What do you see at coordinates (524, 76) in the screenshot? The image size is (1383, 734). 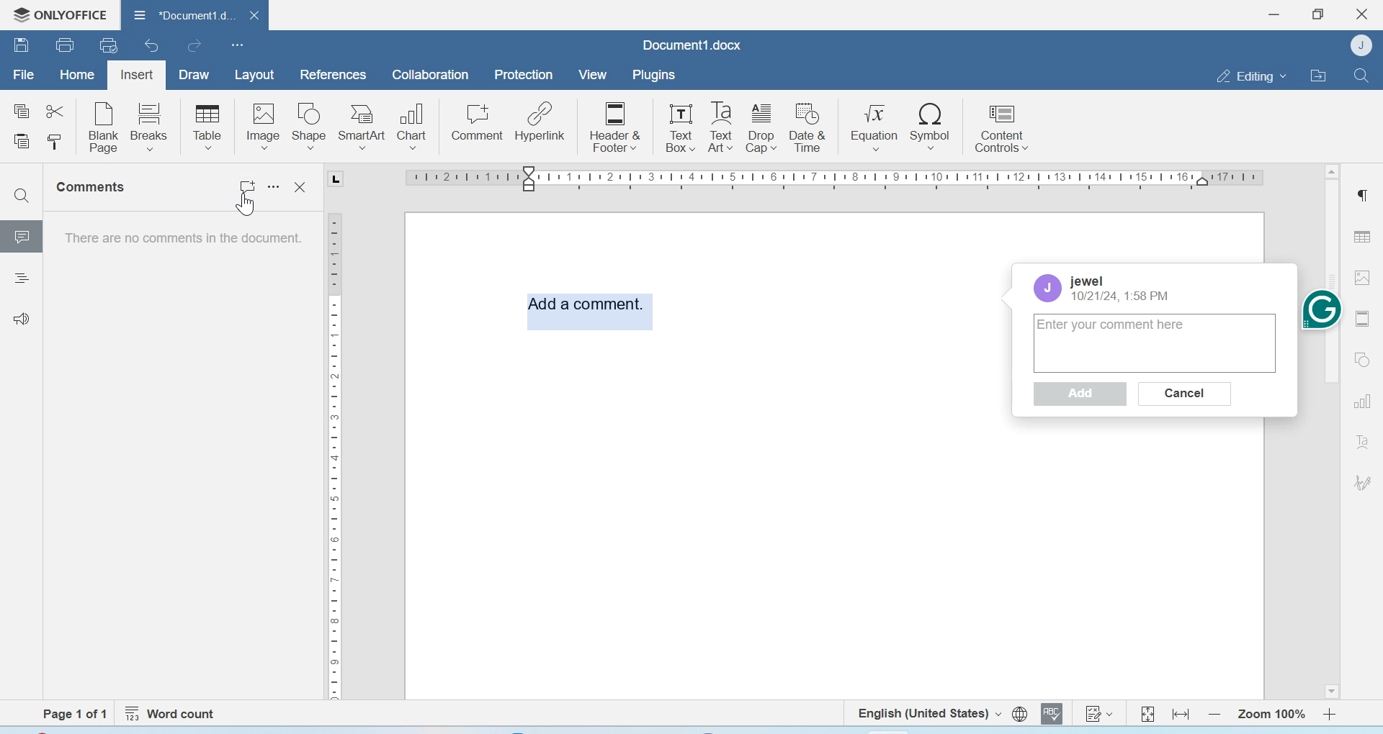 I see `Protection` at bounding box center [524, 76].